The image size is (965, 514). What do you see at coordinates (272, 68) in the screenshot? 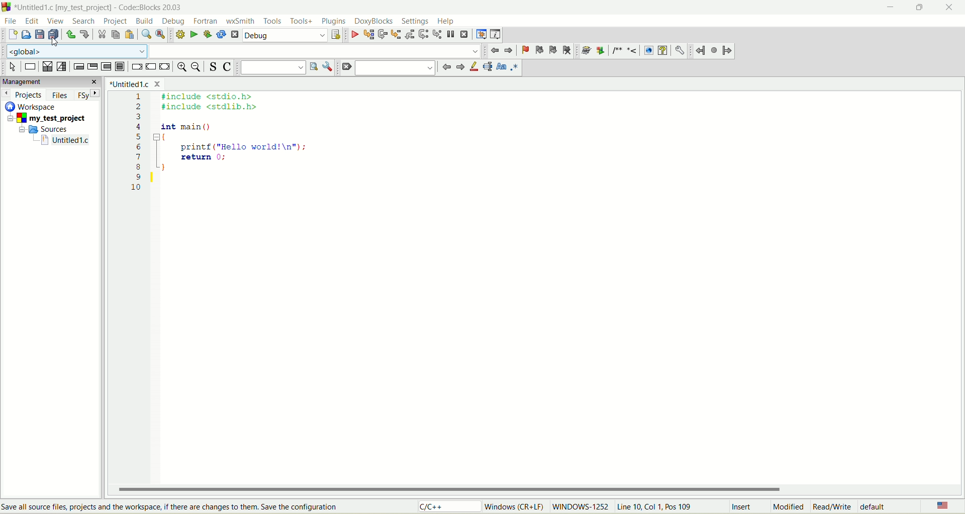
I see `text search` at bounding box center [272, 68].